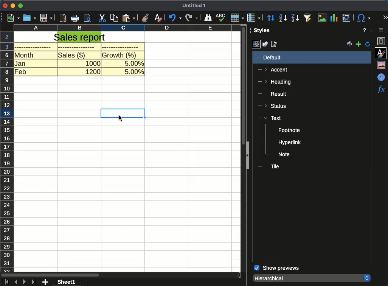 The height and width of the screenshot is (286, 388). I want to click on feb, so click(21, 71).